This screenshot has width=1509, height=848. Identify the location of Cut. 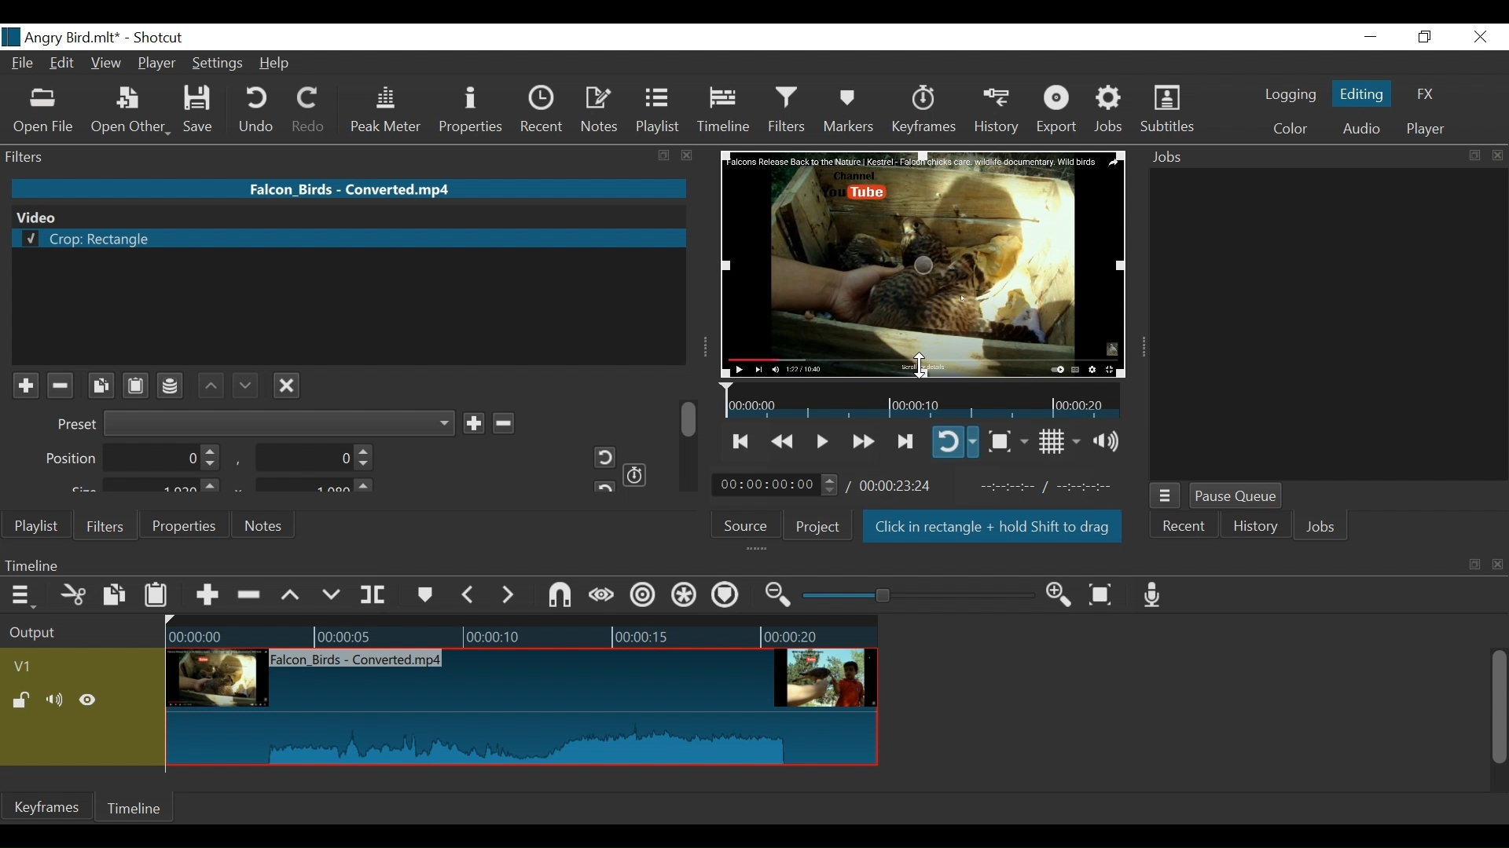
(74, 596).